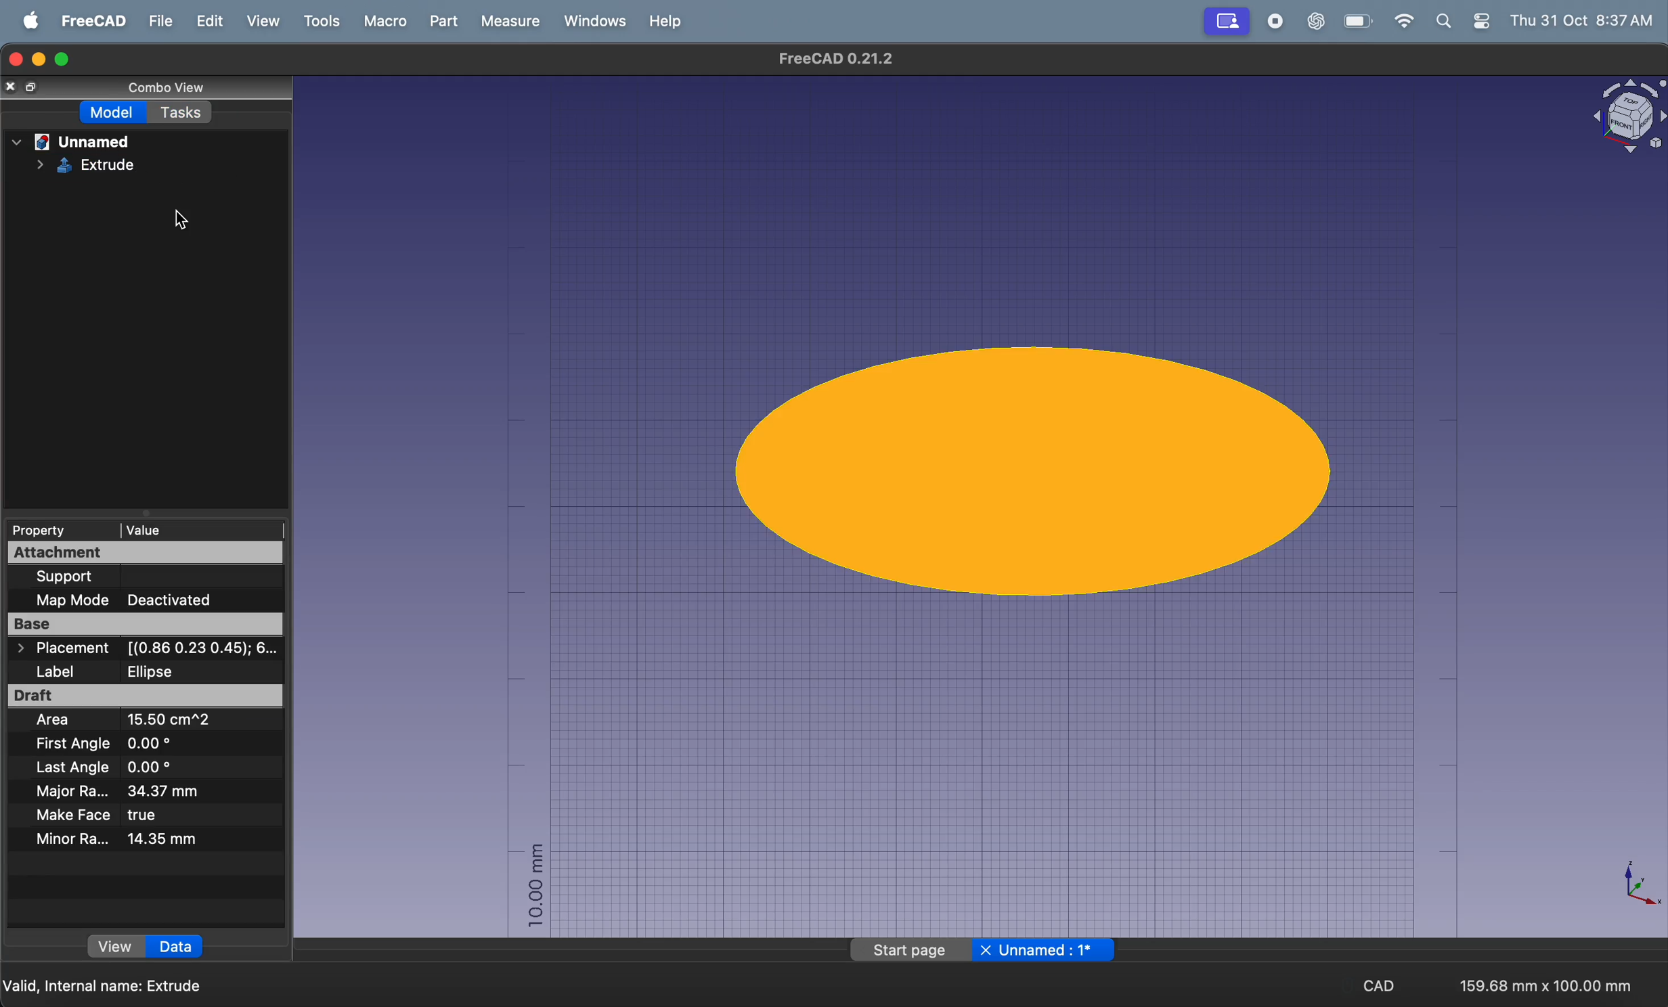 This screenshot has width=1668, height=1007. I want to click on property, so click(42, 530).